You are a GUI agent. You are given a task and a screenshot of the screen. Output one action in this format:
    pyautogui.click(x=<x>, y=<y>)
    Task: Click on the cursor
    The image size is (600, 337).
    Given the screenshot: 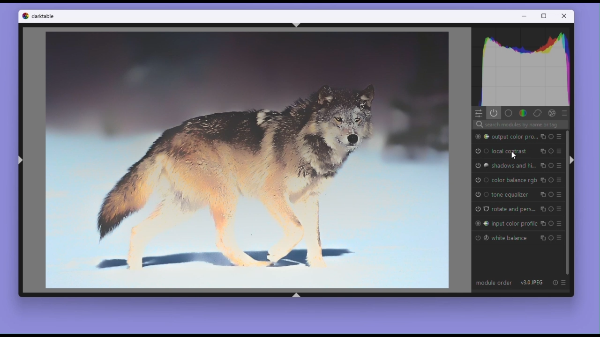 What is the action you would take?
    pyautogui.click(x=513, y=157)
    